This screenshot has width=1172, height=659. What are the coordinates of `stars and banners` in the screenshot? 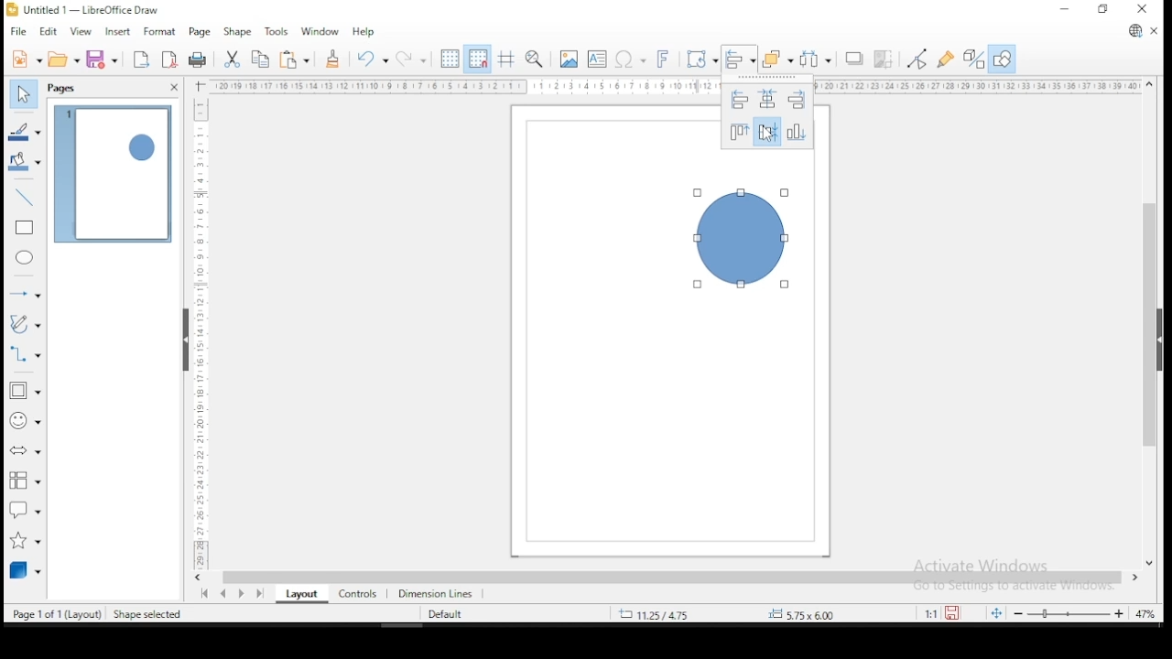 It's located at (27, 536).